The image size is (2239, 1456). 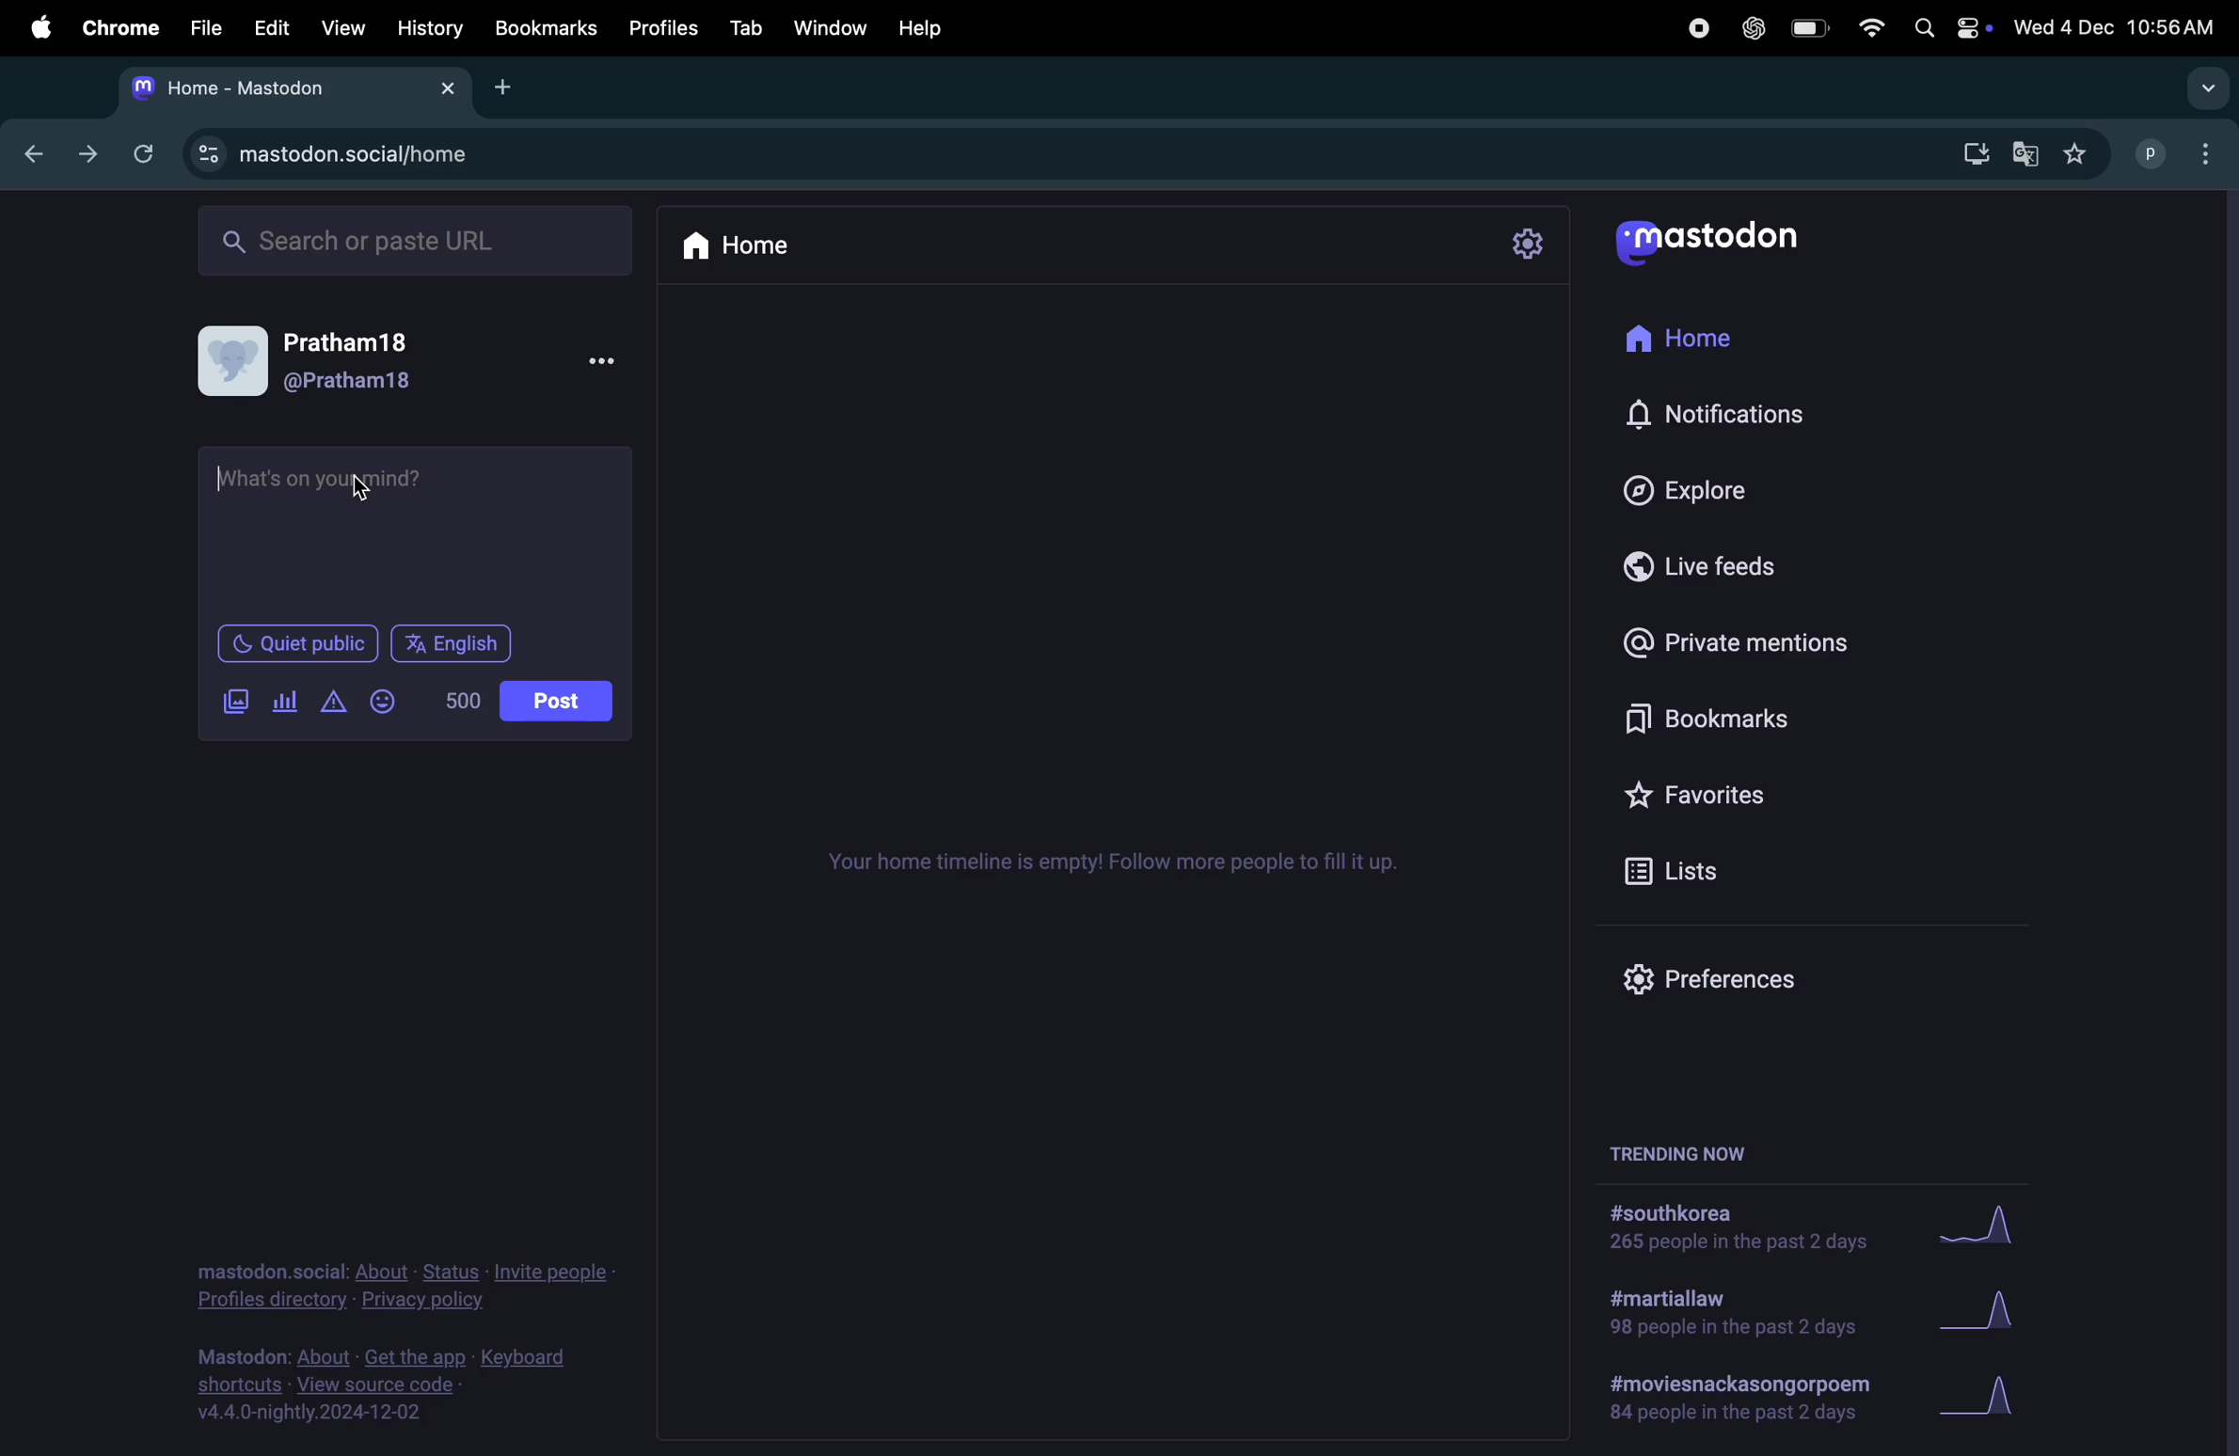 I want to click on hlep, so click(x=929, y=27).